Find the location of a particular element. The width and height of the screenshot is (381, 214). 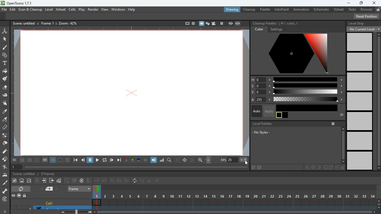

shapes is located at coordinates (4, 56).